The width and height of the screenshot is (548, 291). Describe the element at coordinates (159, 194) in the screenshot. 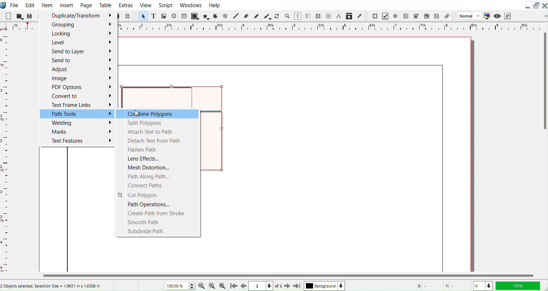

I see `Cut Polygon` at that location.